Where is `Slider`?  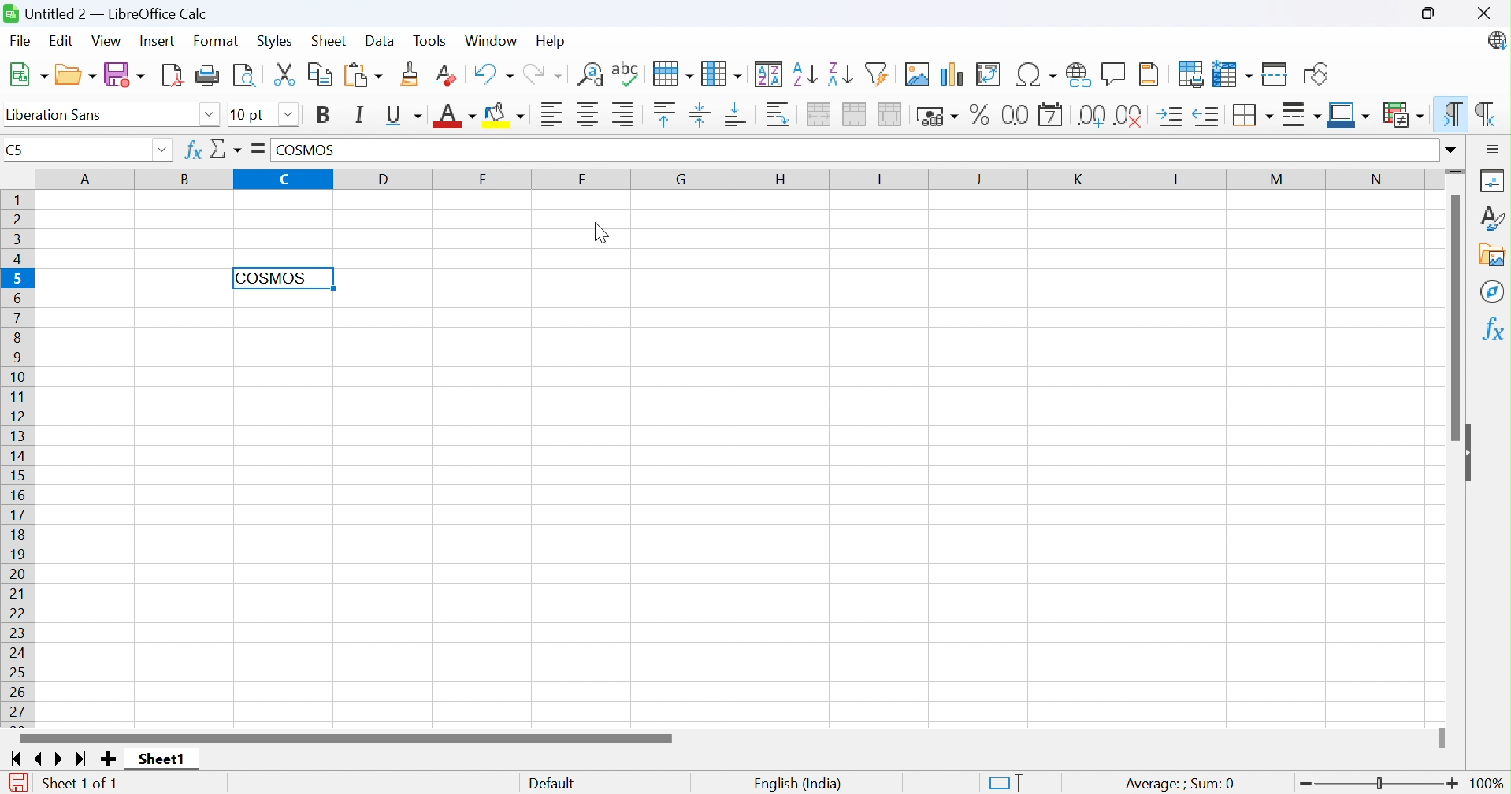
Slider is located at coordinates (1382, 783).